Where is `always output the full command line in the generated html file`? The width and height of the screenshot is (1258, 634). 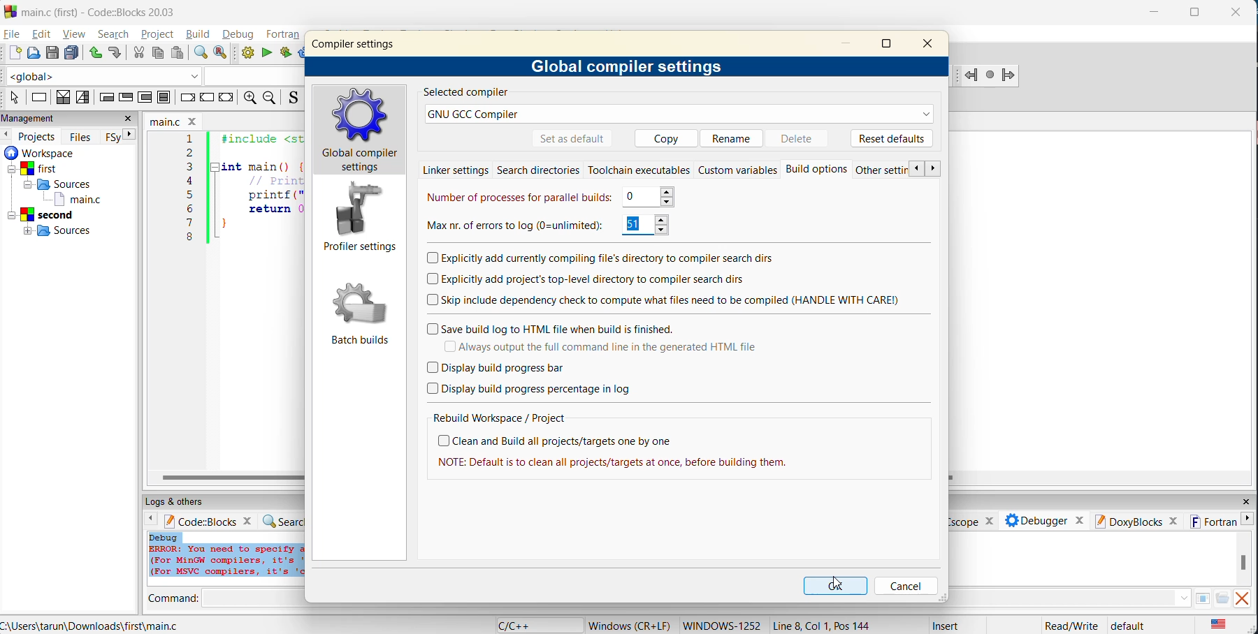
always output the full command line in the generated html file is located at coordinates (600, 347).